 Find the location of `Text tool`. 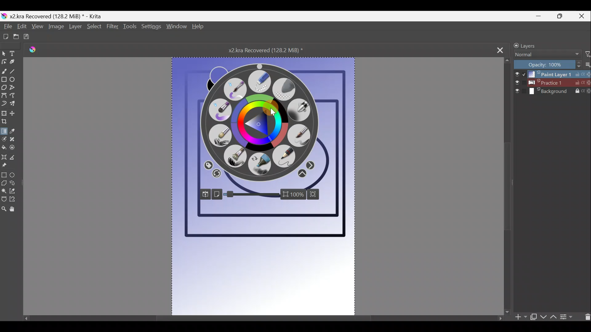

Text tool is located at coordinates (14, 53).